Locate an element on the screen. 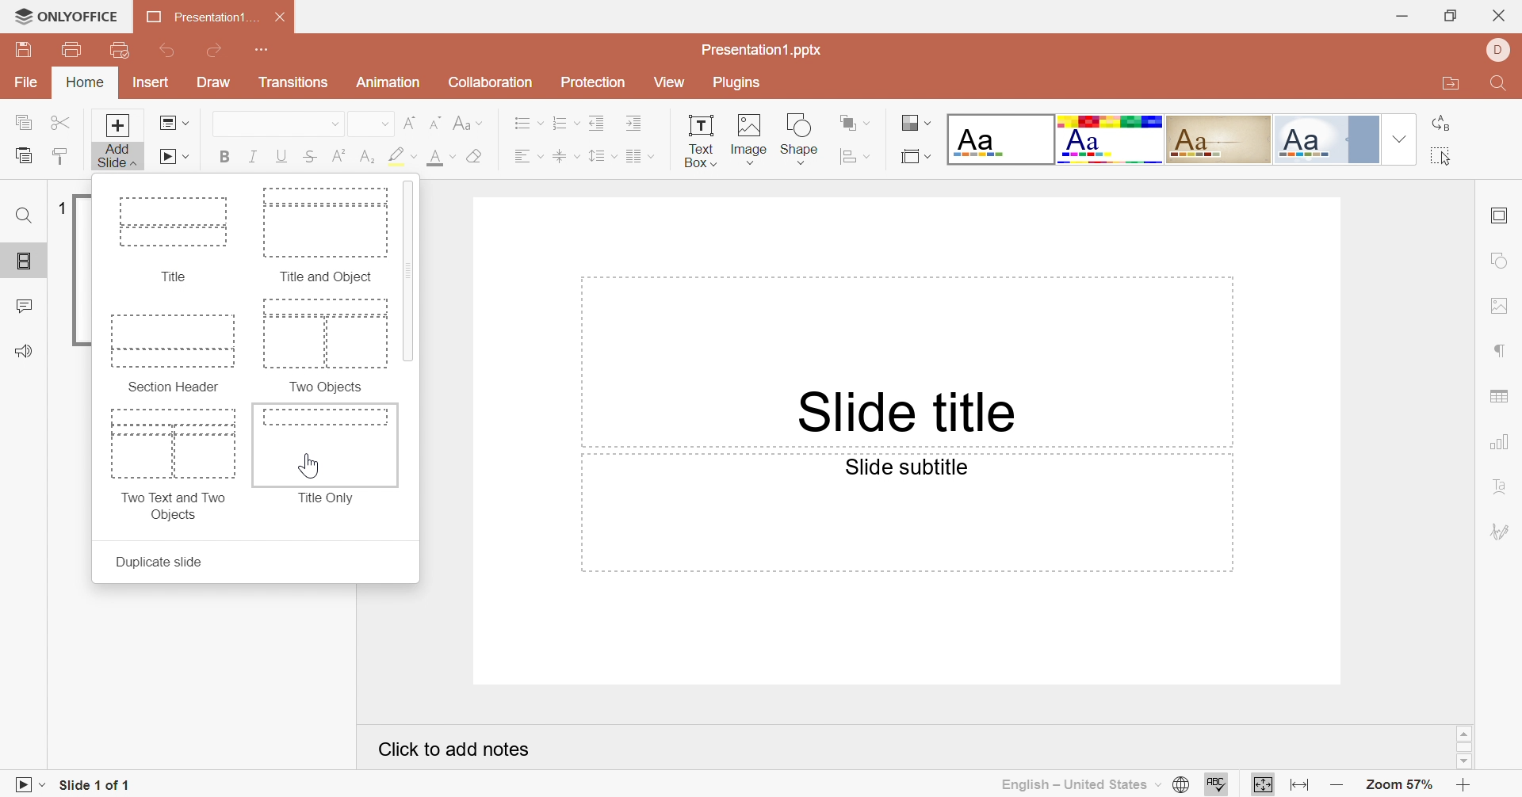 This screenshot has height=797, width=1522. Bullets is located at coordinates (529, 122).